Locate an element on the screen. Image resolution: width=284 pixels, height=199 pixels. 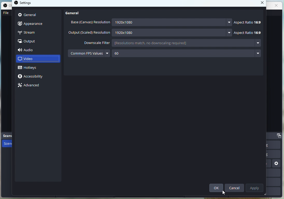
File is located at coordinates (6, 14).